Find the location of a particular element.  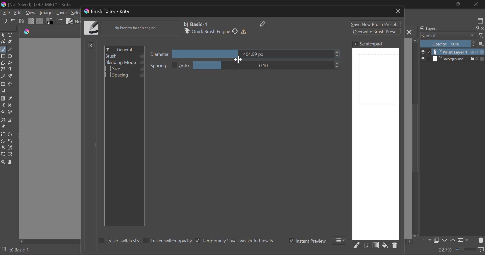

Calligraphic Line is located at coordinates (10, 41).